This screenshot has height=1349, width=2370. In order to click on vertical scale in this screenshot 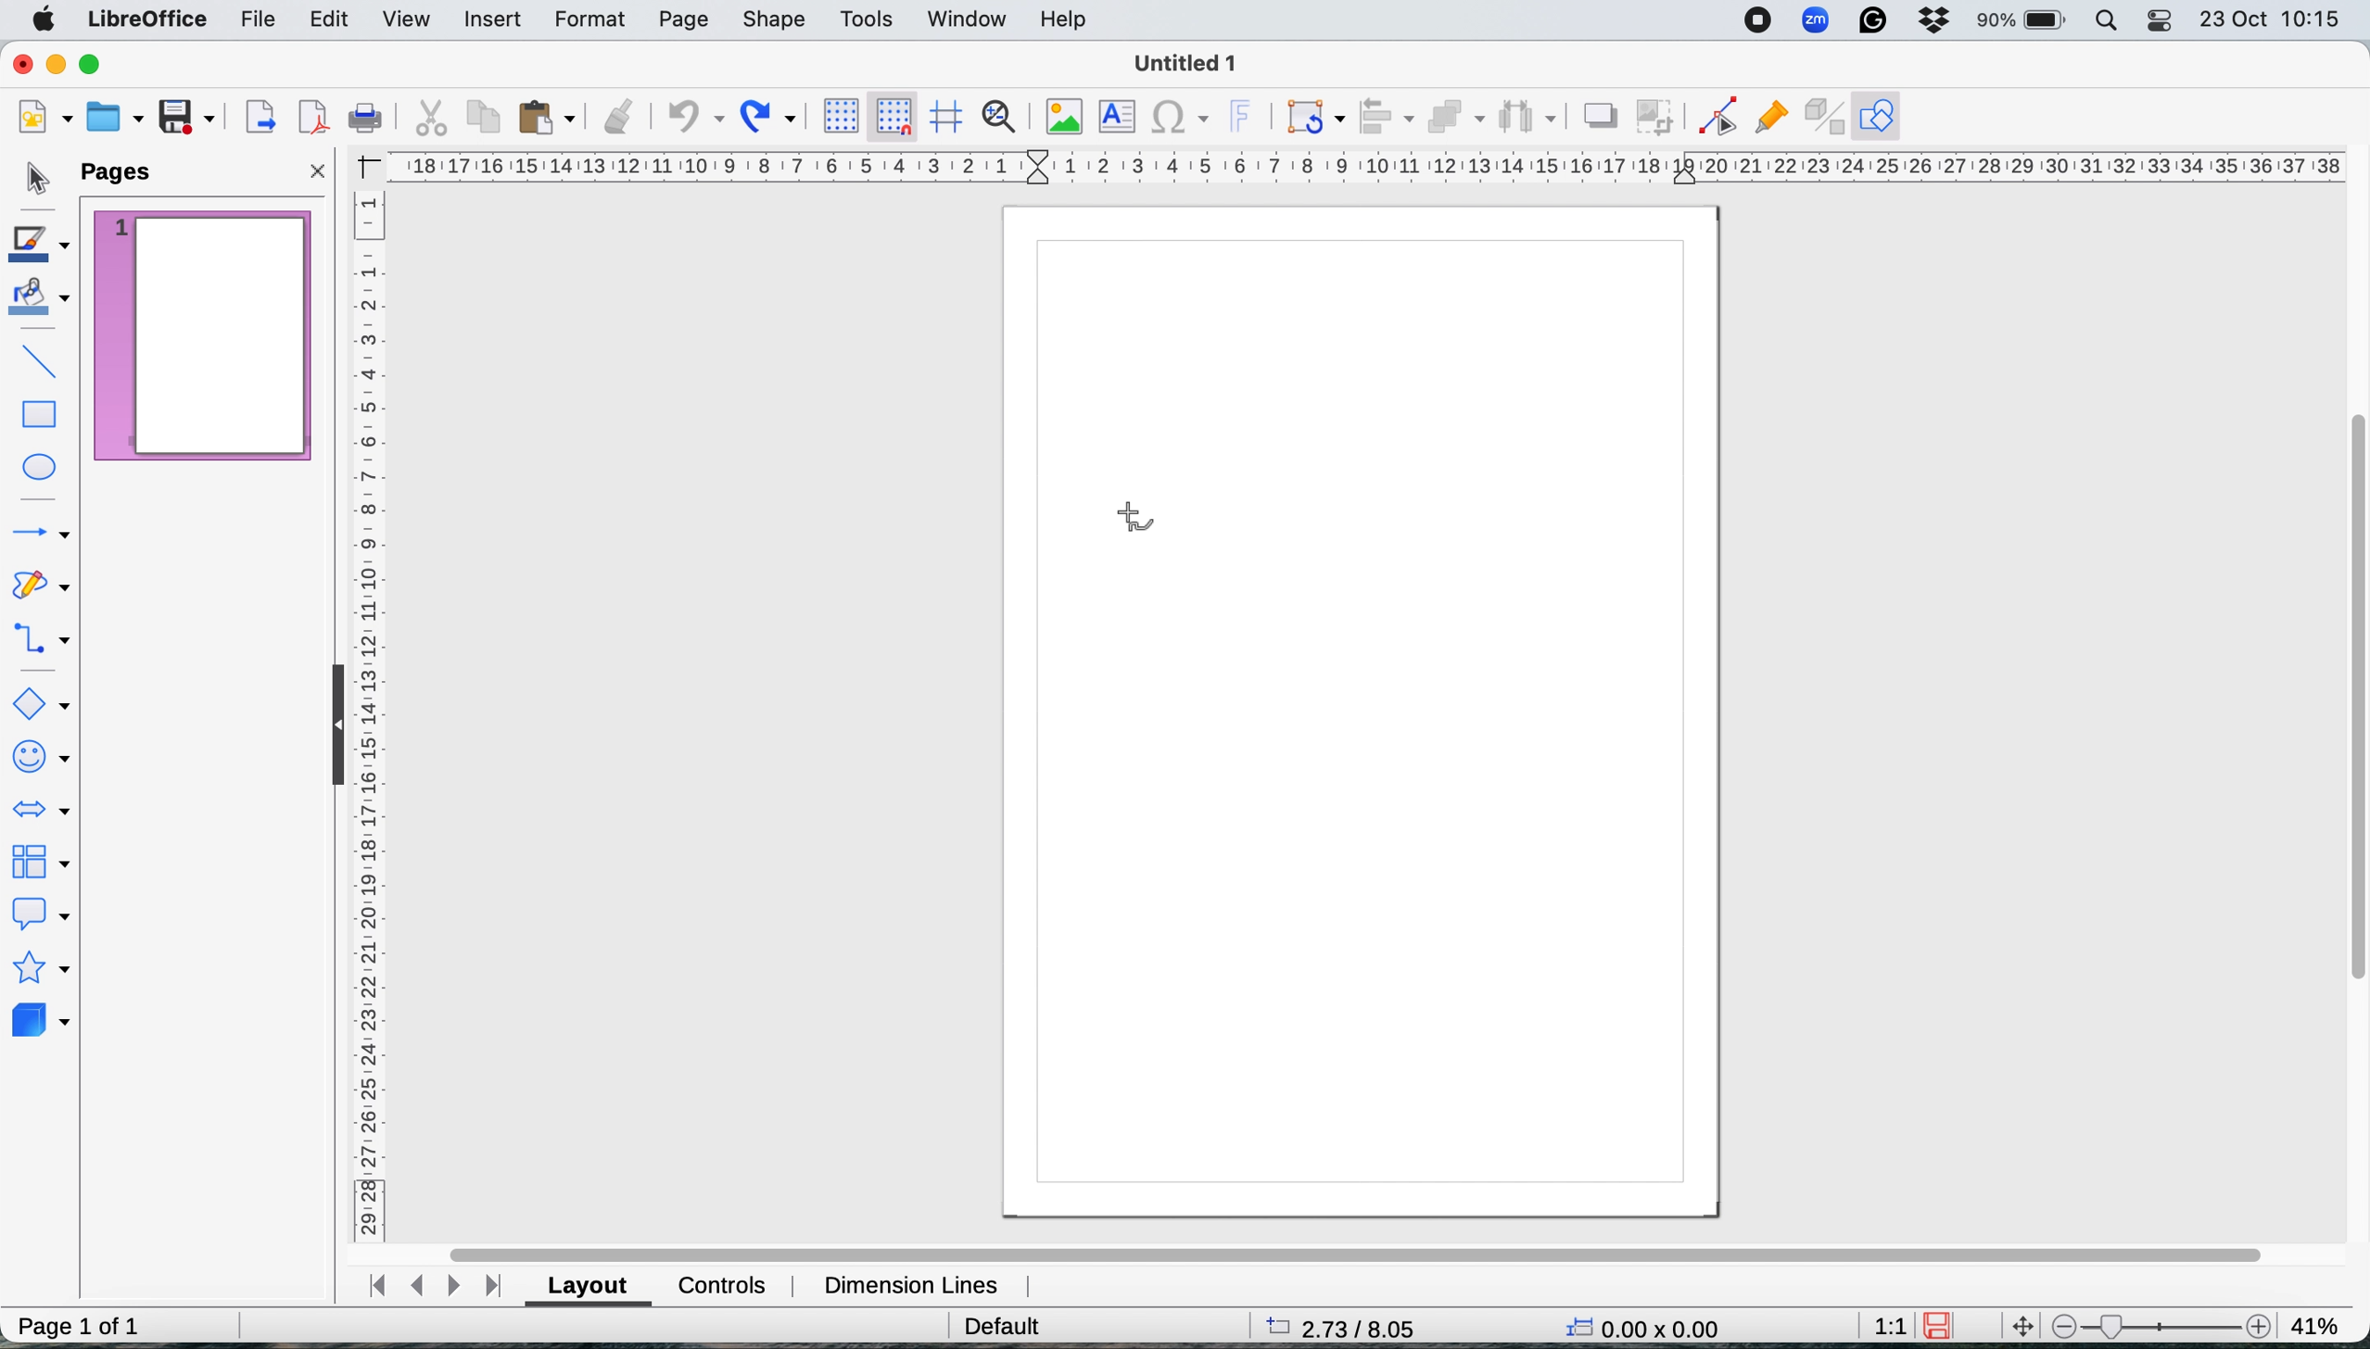, I will do `click(371, 717)`.